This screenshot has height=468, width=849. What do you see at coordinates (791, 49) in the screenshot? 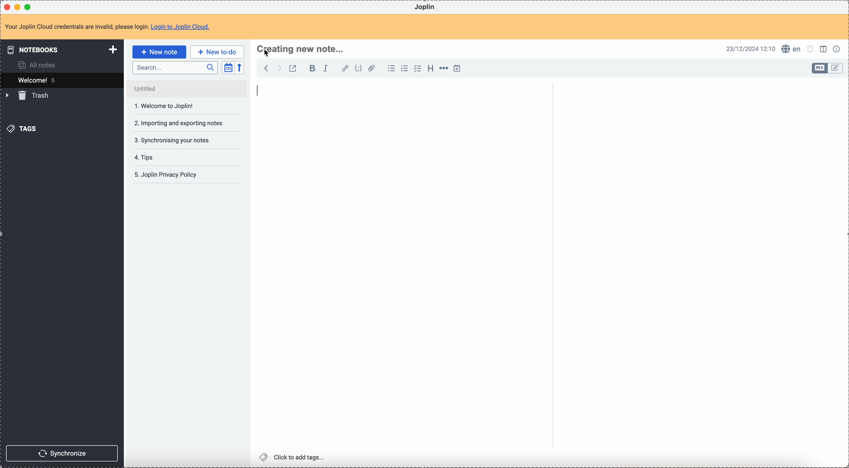
I see `spell checker` at bounding box center [791, 49].